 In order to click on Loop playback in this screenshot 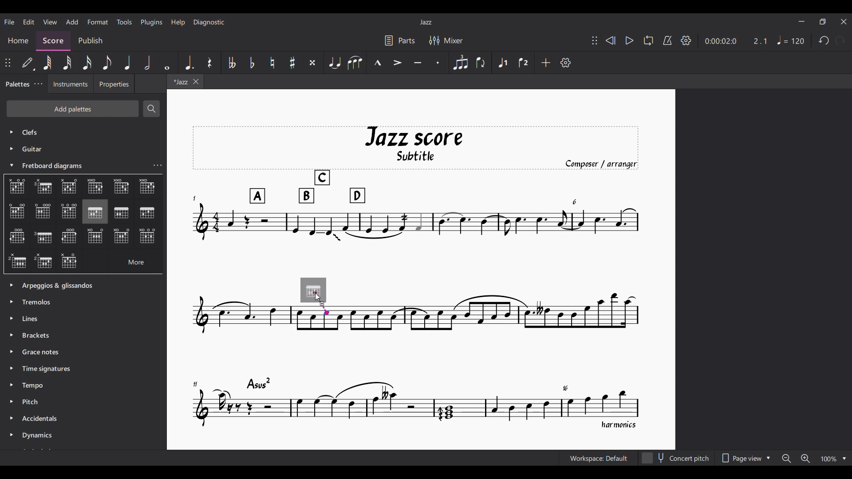, I will do `click(648, 40)`.